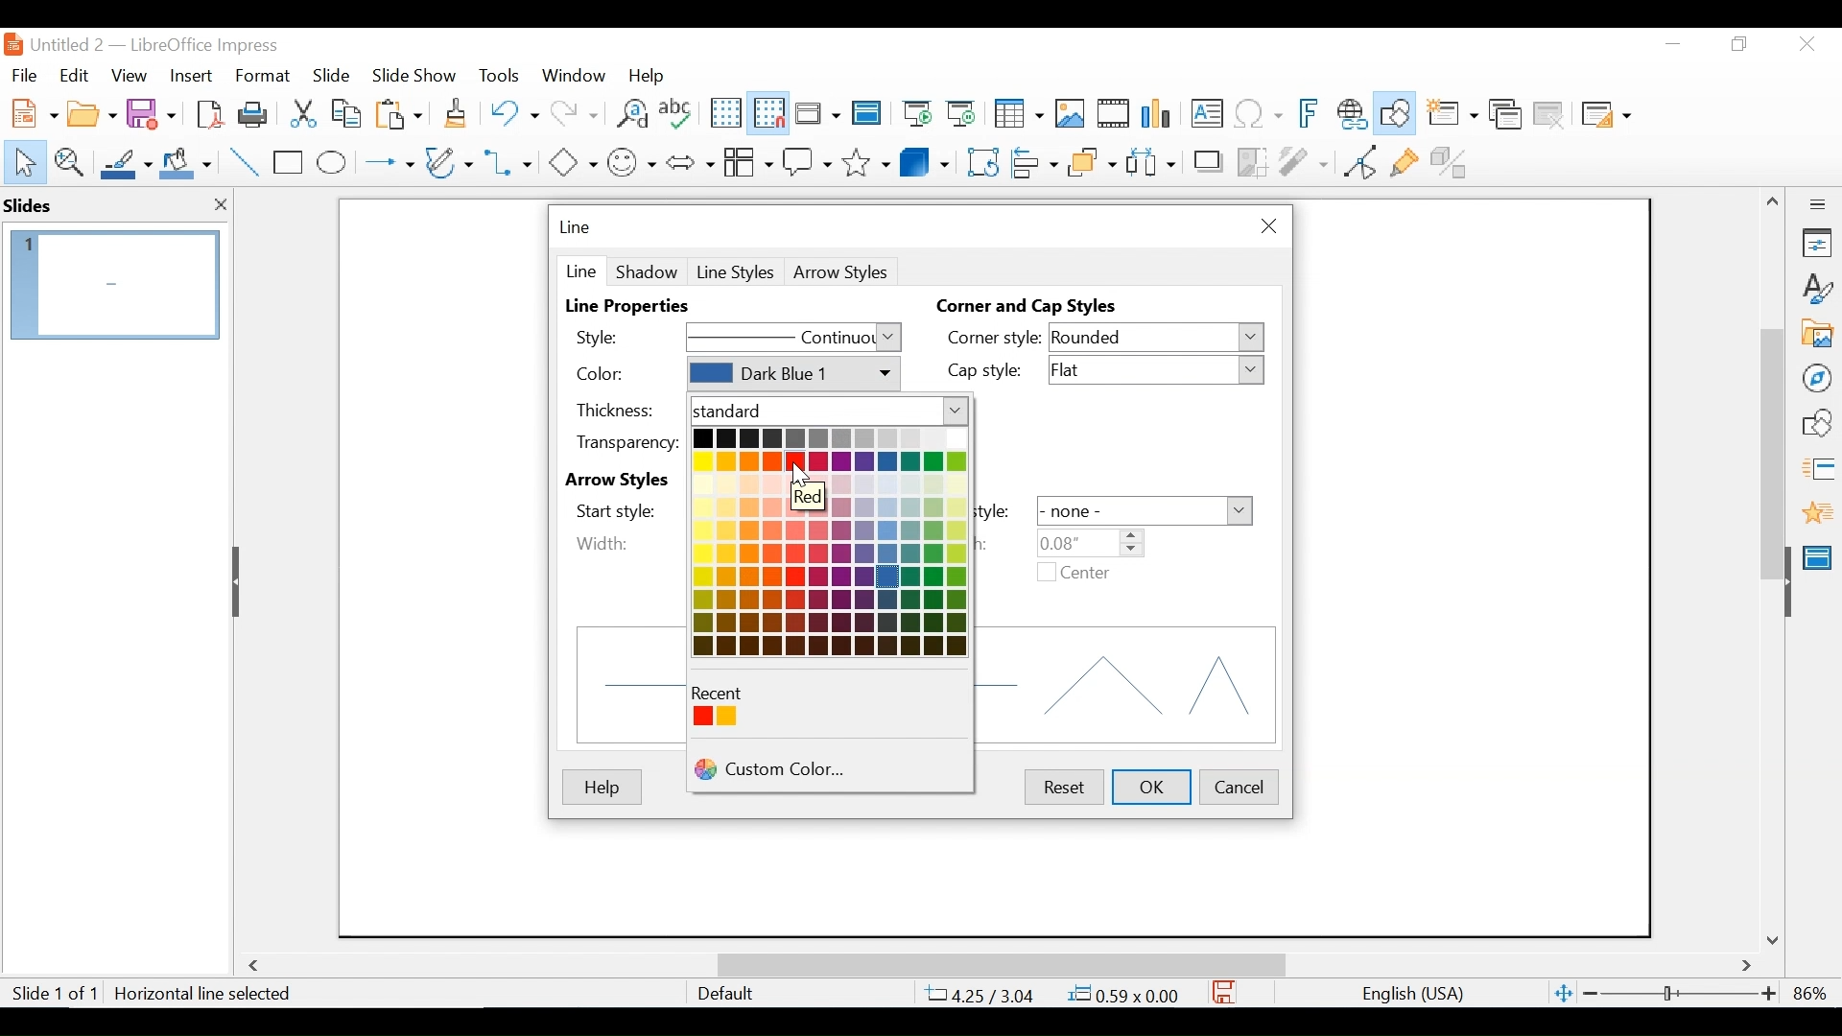  What do you see at coordinates (799, 476) in the screenshot?
I see `Cursor` at bounding box center [799, 476].